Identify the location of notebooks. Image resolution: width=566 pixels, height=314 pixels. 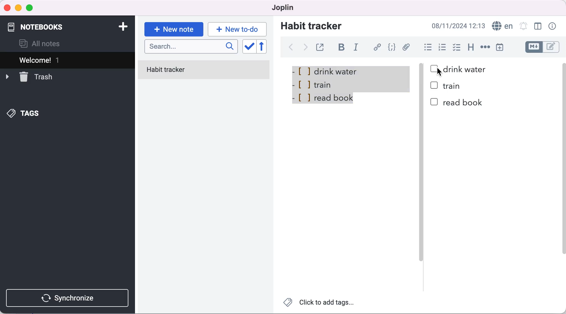
(44, 24).